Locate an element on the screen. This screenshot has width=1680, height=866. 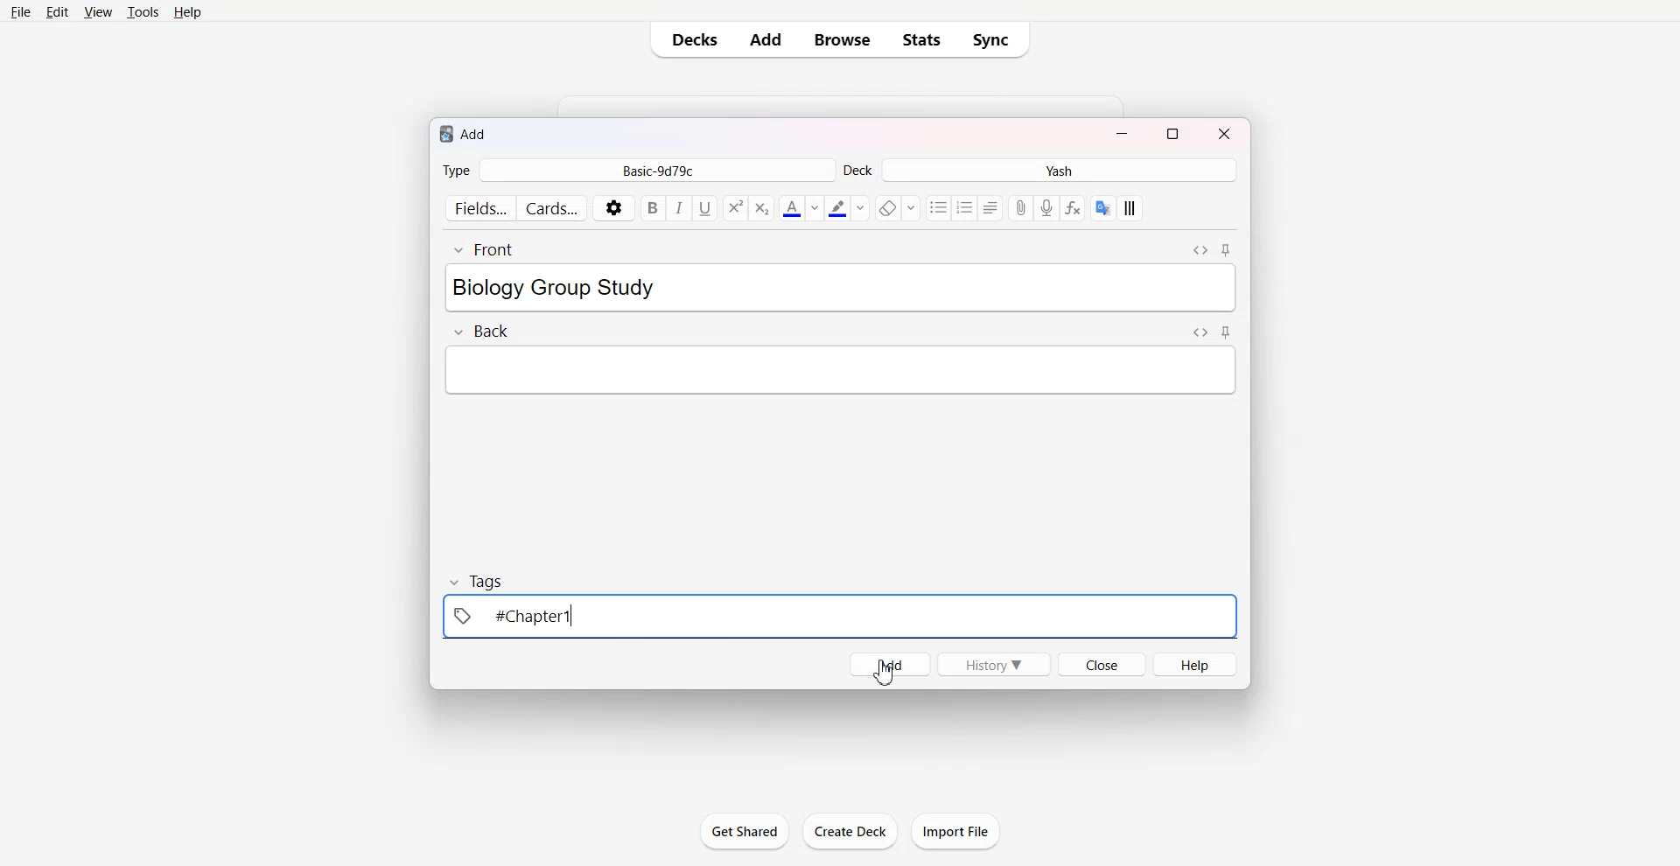
Fields is located at coordinates (478, 207).